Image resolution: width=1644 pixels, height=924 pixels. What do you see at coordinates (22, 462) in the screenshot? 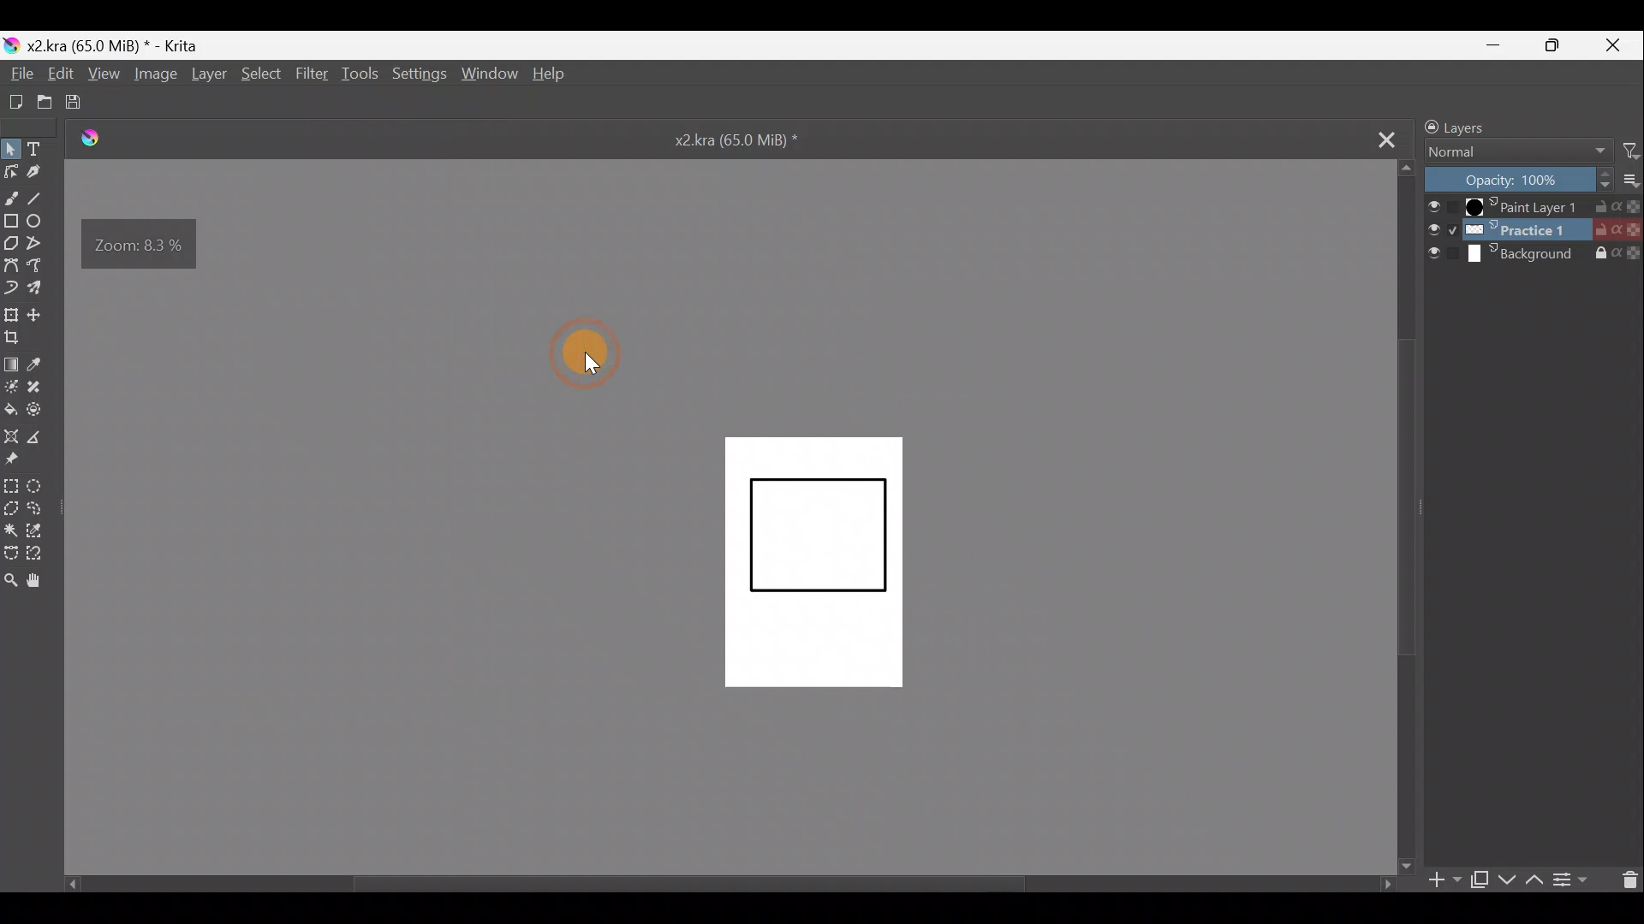
I see `Reference images tool` at bounding box center [22, 462].